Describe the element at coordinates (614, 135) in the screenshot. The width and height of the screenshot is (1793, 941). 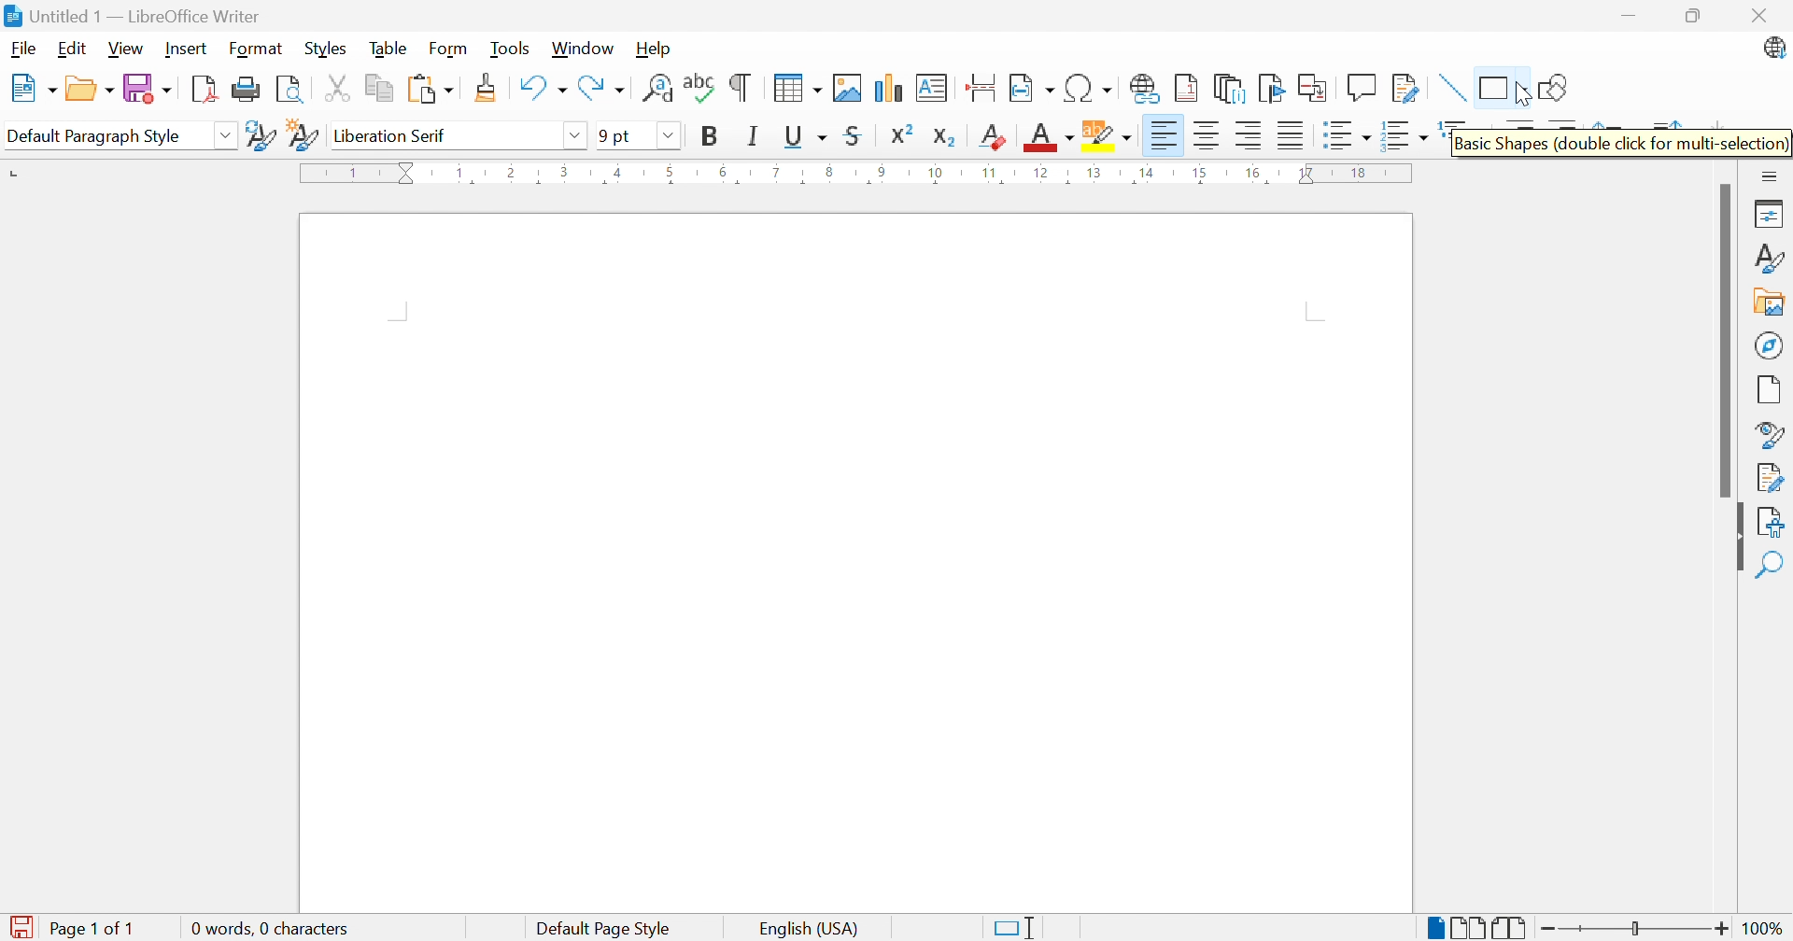
I see `Font size` at that location.